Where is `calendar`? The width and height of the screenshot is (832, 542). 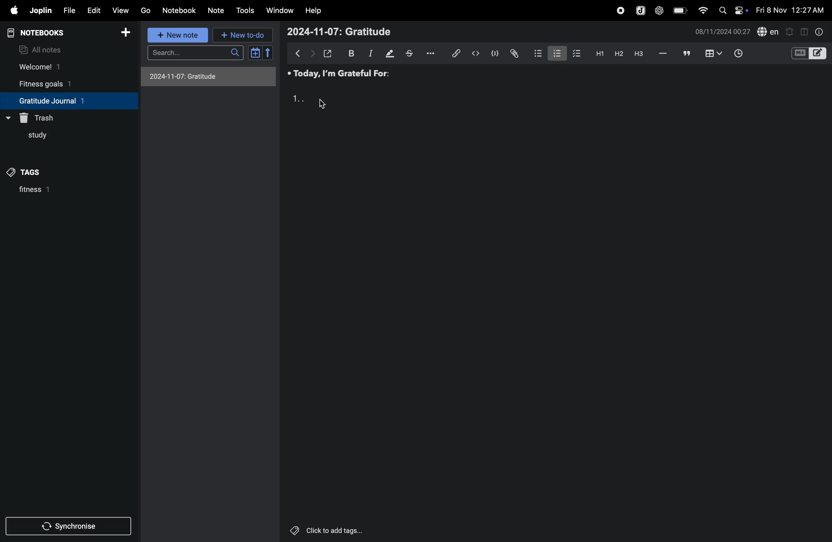
calendar is located at coordinates (260, 53).